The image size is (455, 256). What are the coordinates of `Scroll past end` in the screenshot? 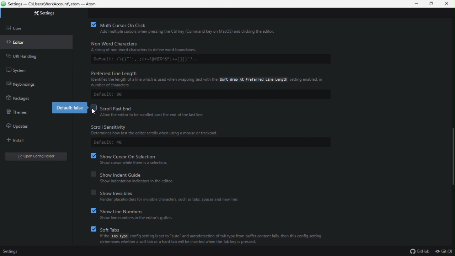 It's located at (150, 108).